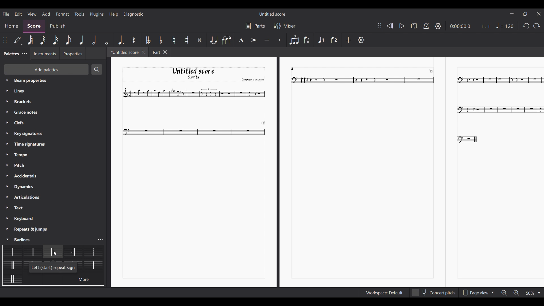 This screenshot has width=544, height=306. What do you see at coordinates (12, 279) in the screenshot?
I see `Barline options` at bounding box center [12, 279].